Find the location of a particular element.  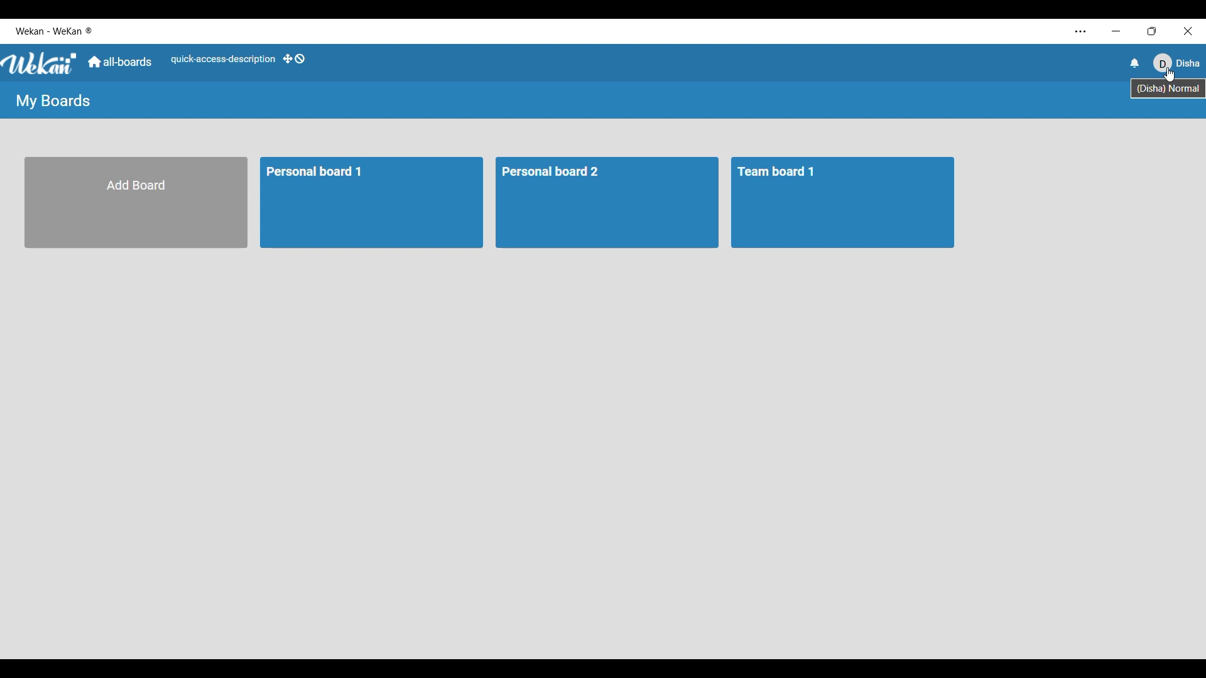

(Disha) Normal is located at coordinates (1168, 90).